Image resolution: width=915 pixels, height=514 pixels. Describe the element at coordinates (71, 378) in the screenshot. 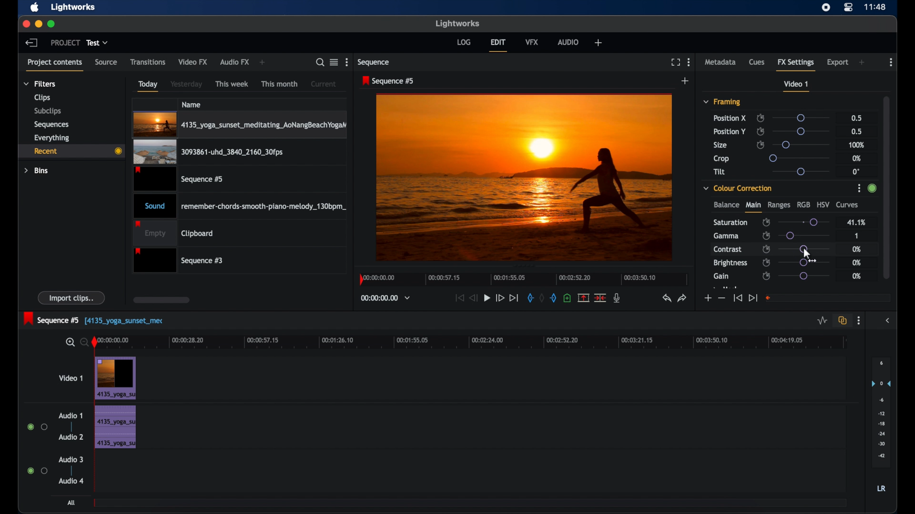

I see `video 1` at that location.